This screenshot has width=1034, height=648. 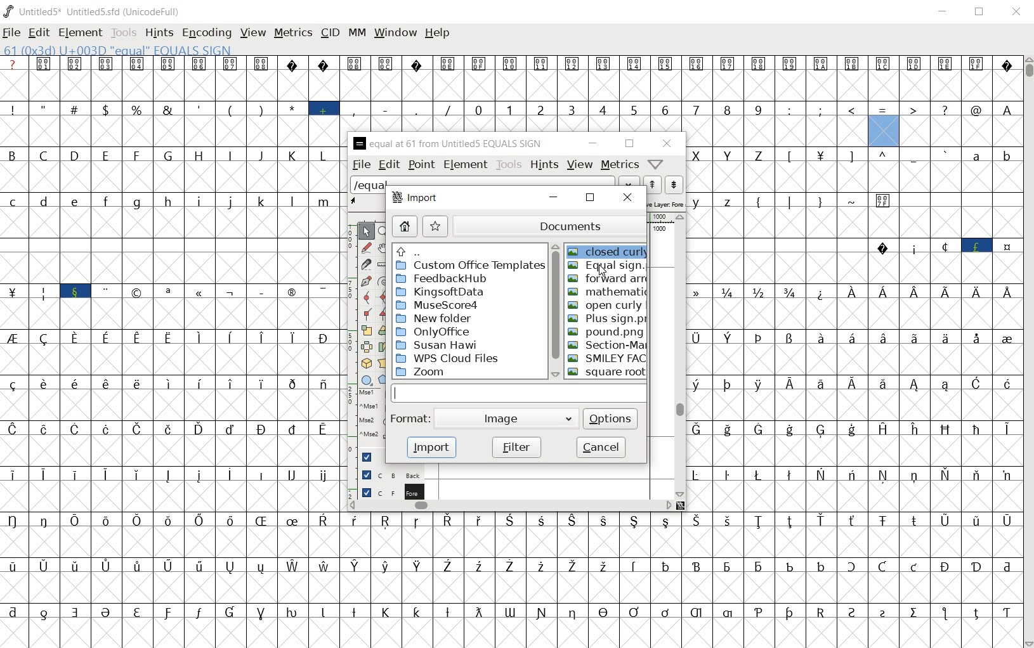 What do you see at coordinates (385, 491) in the screenshot?
I see `FOREGROUND` at bounding box center [385, 491].